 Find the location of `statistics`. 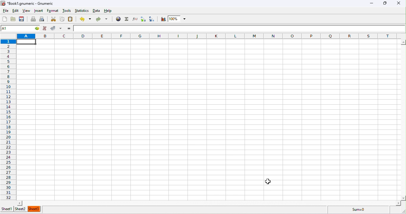

statistics is located at coordinates (82, 11).